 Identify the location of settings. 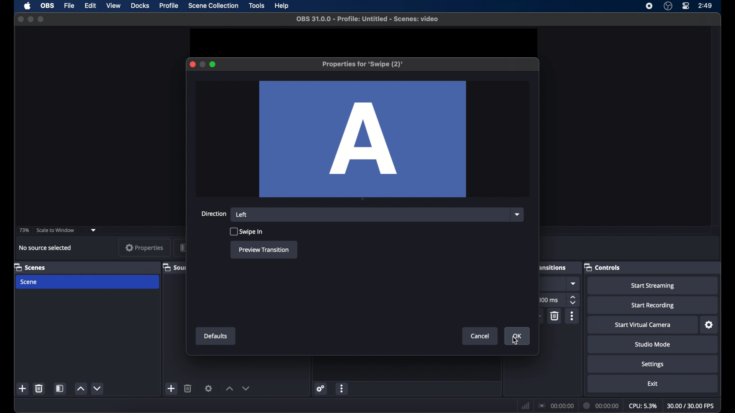
(653, 365).